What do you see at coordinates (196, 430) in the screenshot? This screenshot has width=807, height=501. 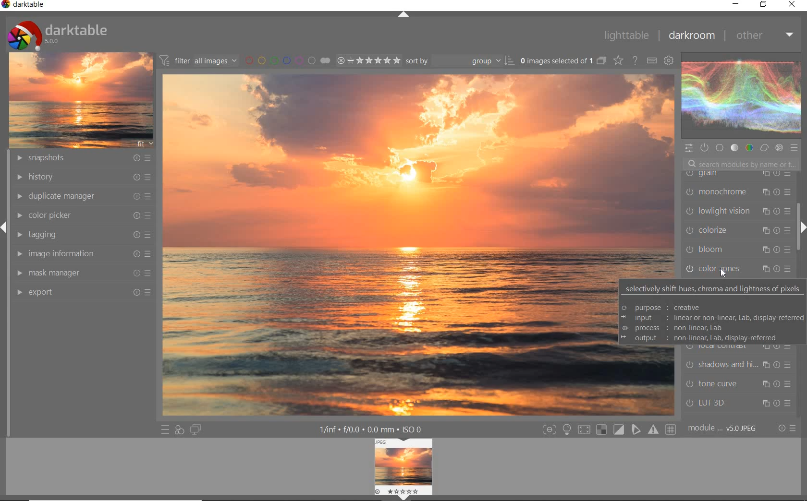 I see `DISPLAY A SECOND DARKROOM IMAGE WINDOW` at bounding box center [196, 430].